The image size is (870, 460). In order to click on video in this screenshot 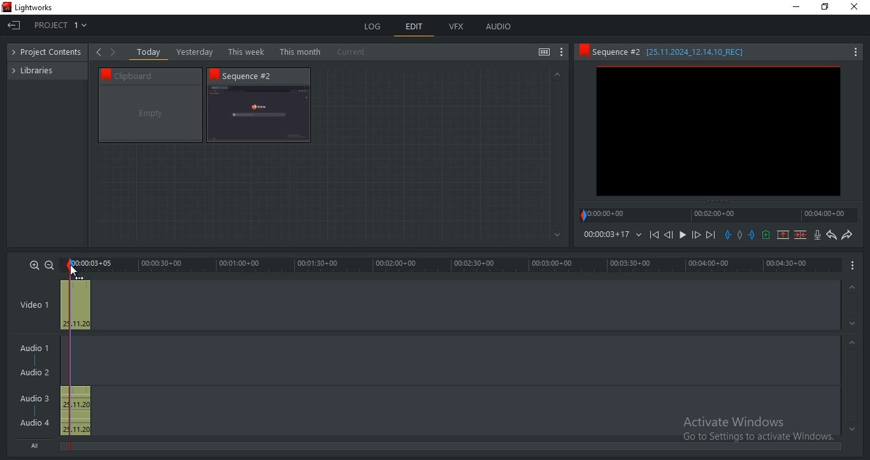, I will do `click(76, 303)`.